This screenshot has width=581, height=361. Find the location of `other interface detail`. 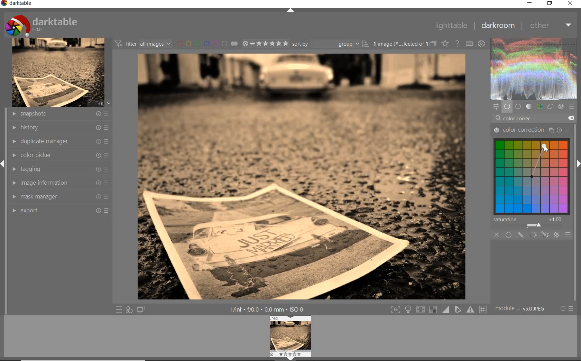

other interface detail is located at coordinates (267, 309).